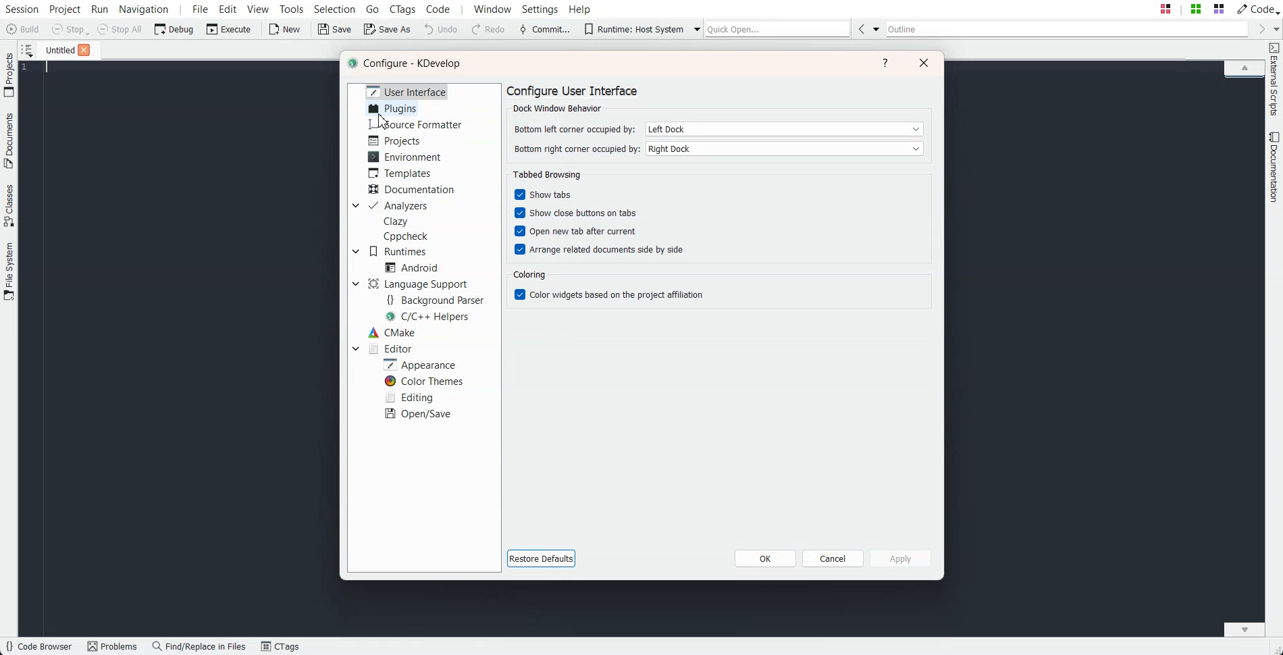 Image resolution: width=1283 pixels, height=655 pixels. Describe the element at coordinates (833, 558) in the screenshot. I see `Cancel` at that location.